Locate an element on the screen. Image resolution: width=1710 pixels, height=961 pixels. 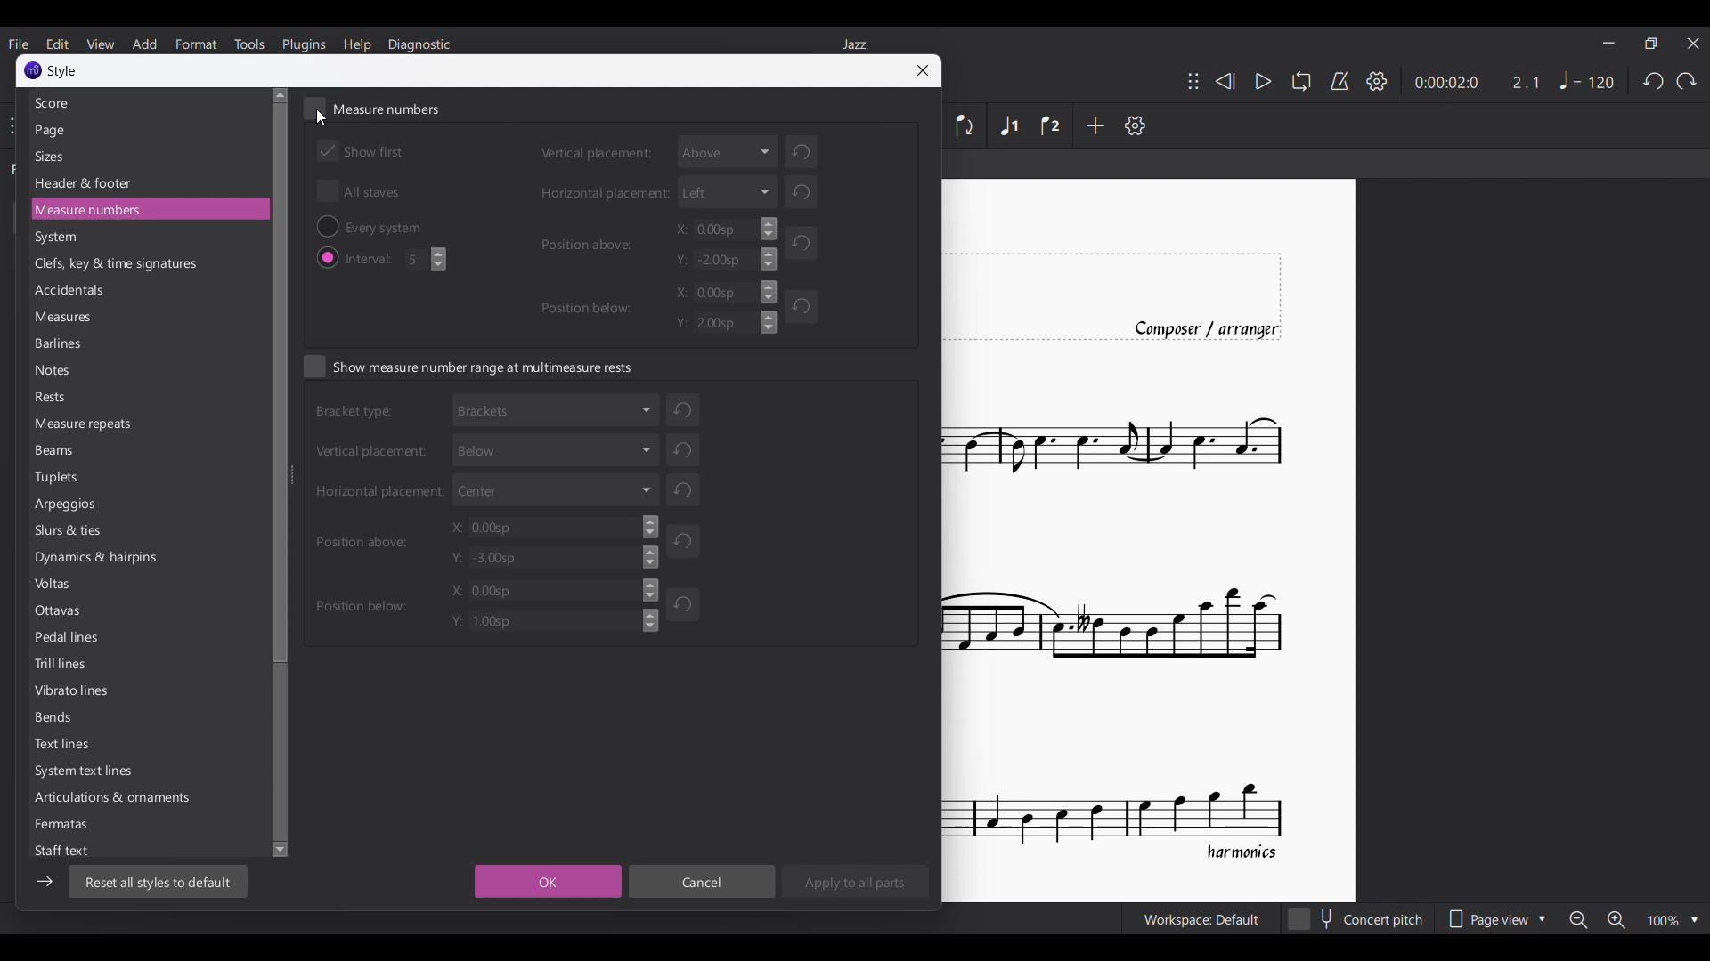
Measure is located at coordinates (82, 425).